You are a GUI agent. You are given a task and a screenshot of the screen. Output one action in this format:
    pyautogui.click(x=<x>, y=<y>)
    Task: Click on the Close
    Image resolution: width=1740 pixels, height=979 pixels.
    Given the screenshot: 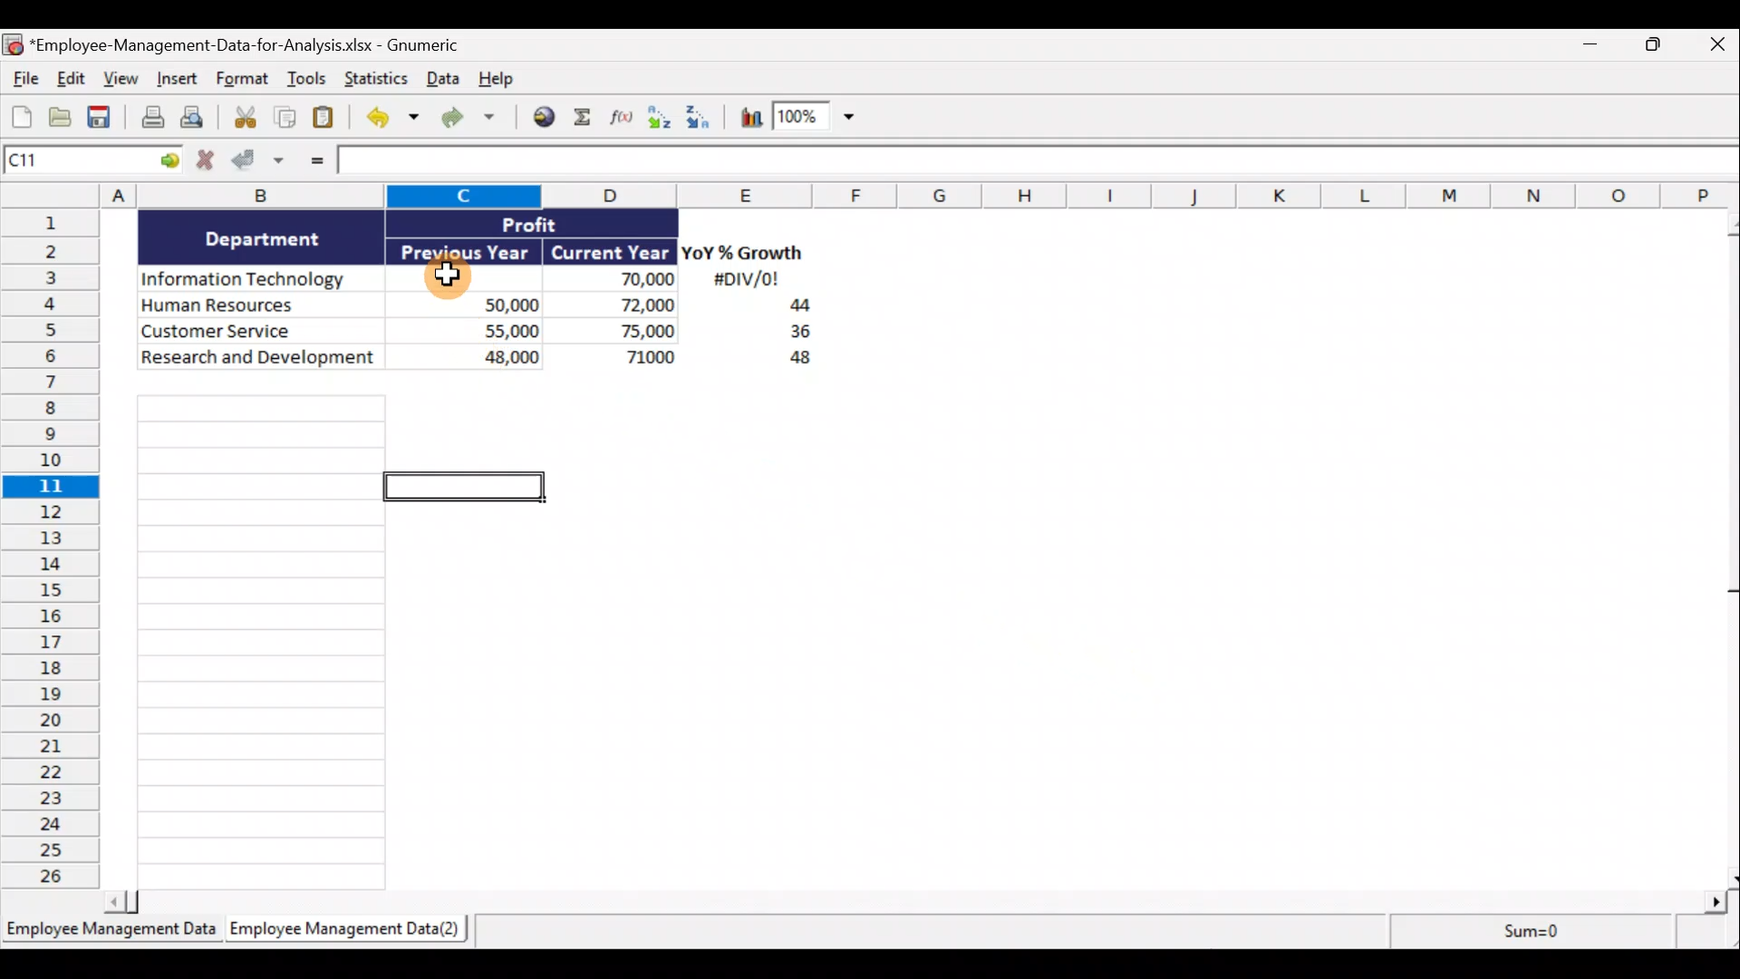 What is the action you would take?
    pyautogui.click(x=1714, y=48)
    